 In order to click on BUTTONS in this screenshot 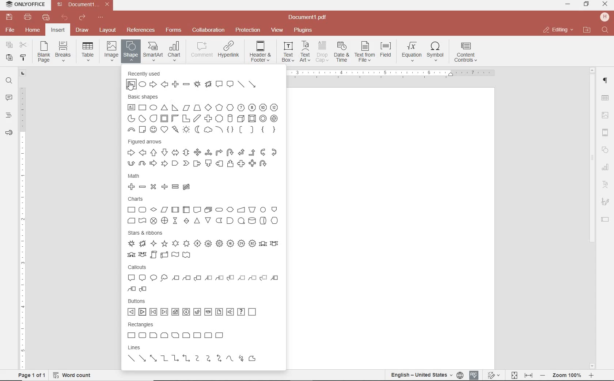, I will do `click(198, 308)`.